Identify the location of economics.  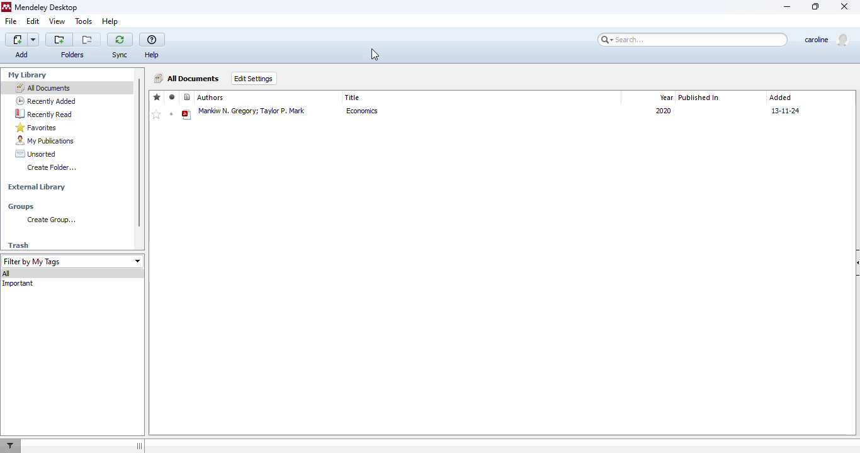
(368, 114).